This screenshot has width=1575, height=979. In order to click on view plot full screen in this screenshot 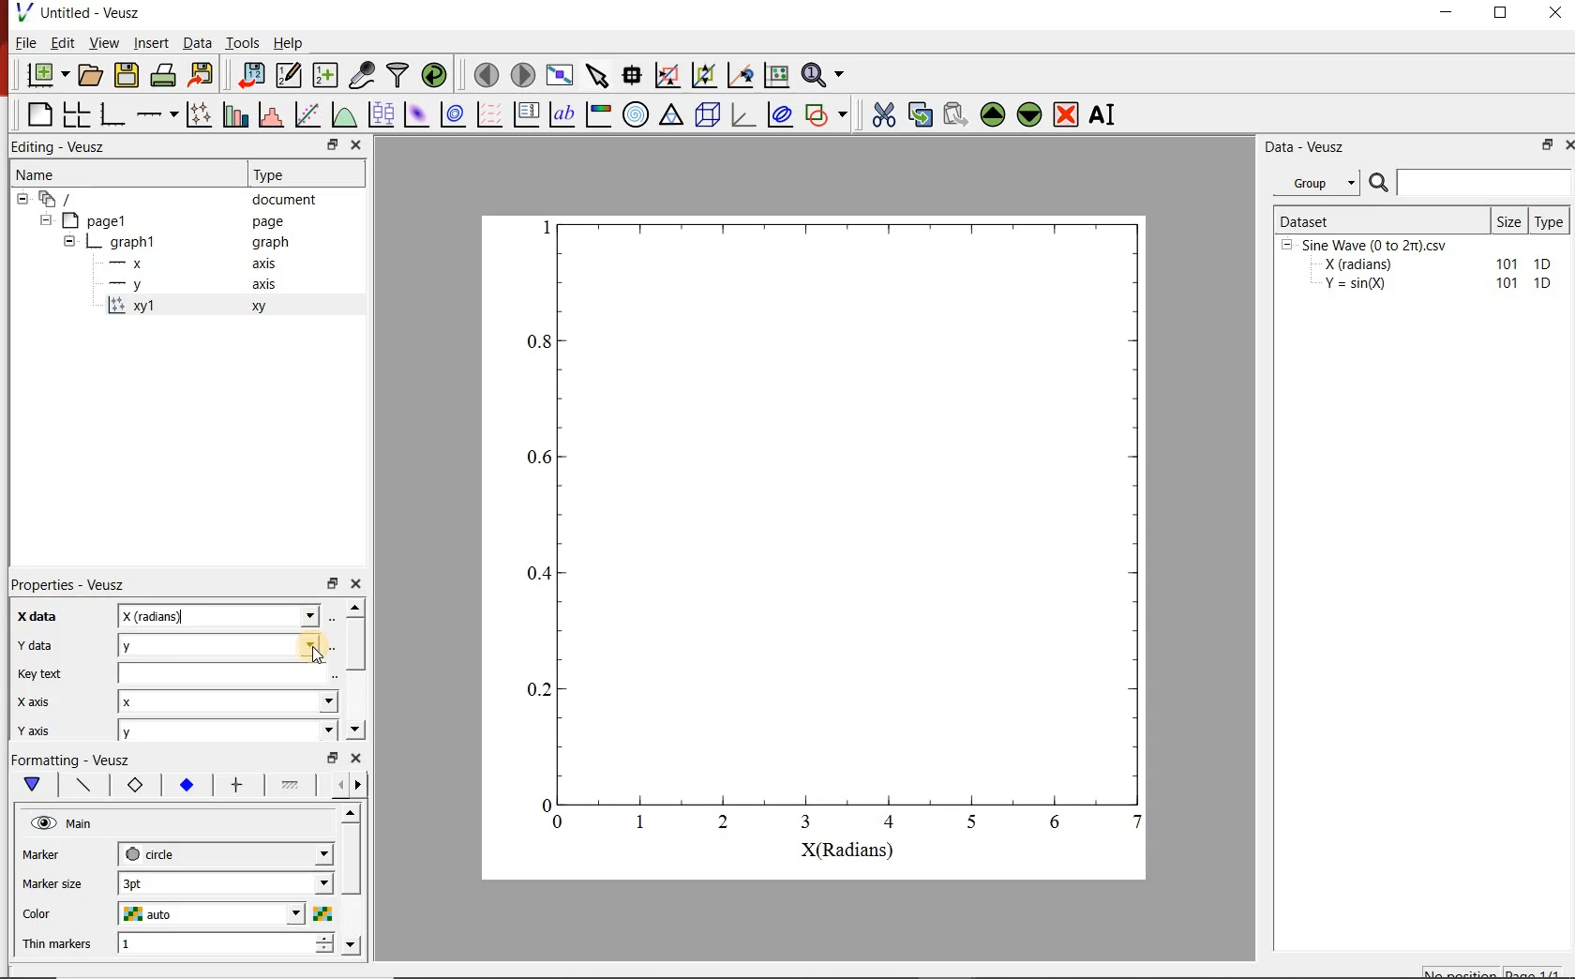, I will do `click(560, 74)`.